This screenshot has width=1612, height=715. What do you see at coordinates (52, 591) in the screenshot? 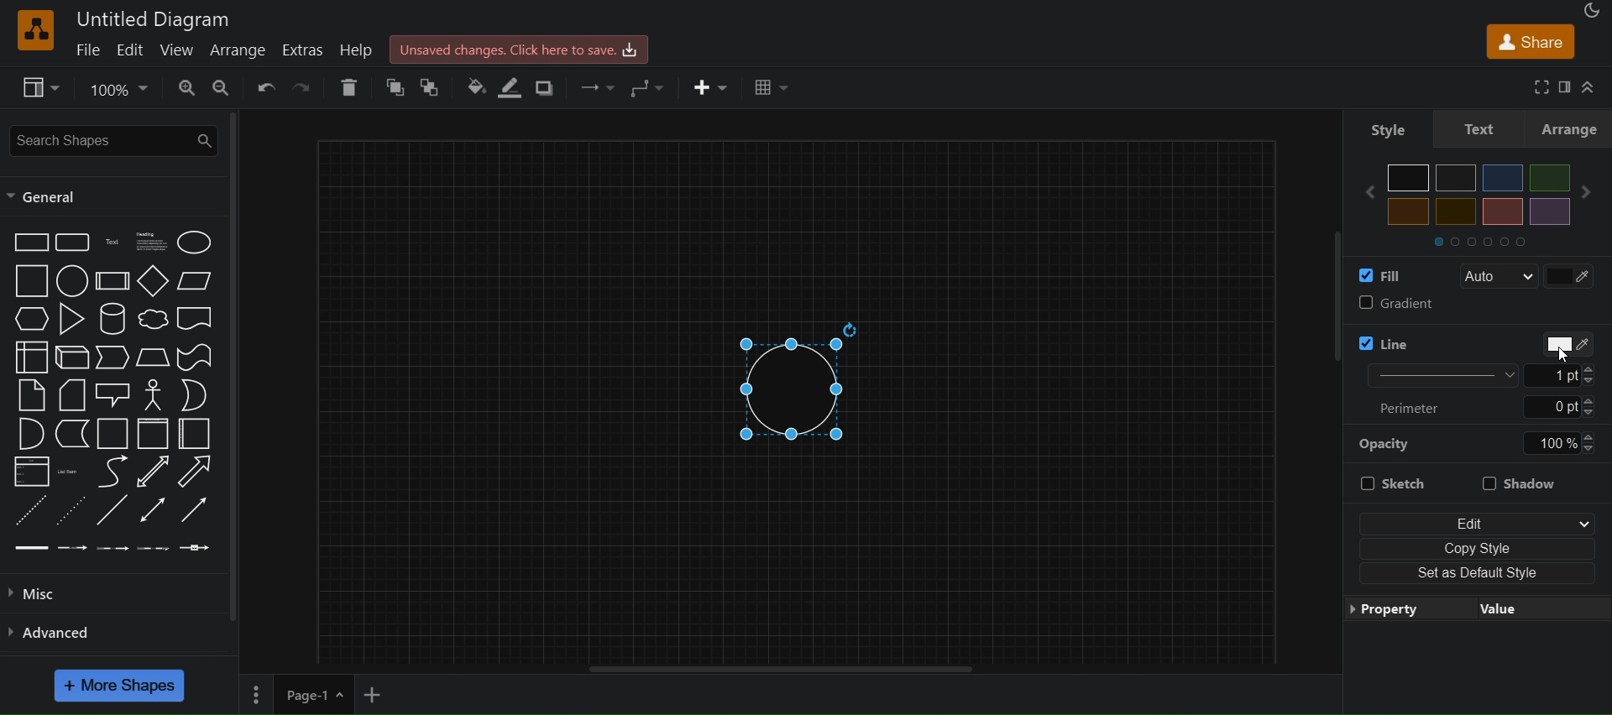
I see `misc` at bounding box center [52, 591].